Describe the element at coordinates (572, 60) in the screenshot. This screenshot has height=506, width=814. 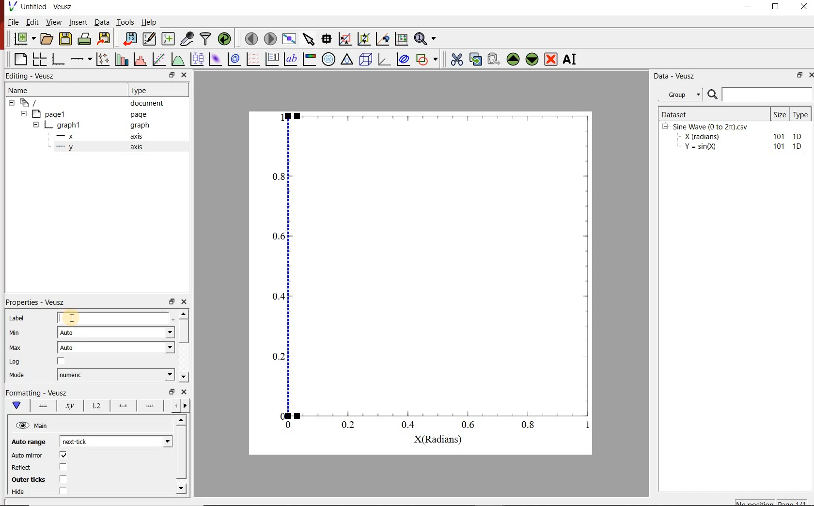
I see `rename` at that location.